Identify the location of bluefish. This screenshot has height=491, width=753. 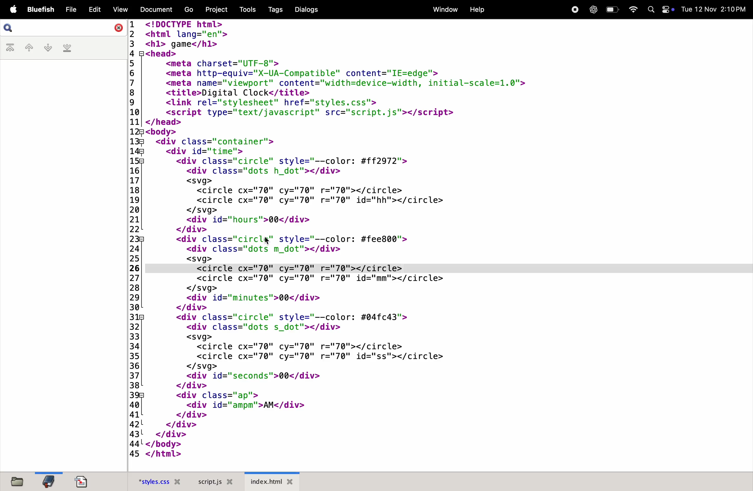
(40, 10).